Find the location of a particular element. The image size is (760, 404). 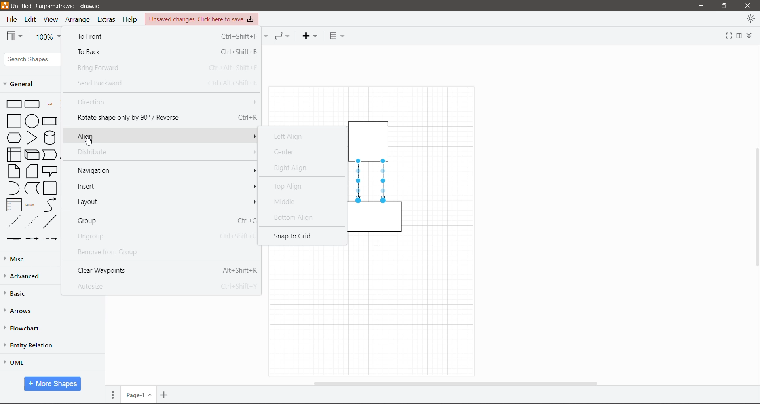

Bring Forward is located at coordinates (167, 69).